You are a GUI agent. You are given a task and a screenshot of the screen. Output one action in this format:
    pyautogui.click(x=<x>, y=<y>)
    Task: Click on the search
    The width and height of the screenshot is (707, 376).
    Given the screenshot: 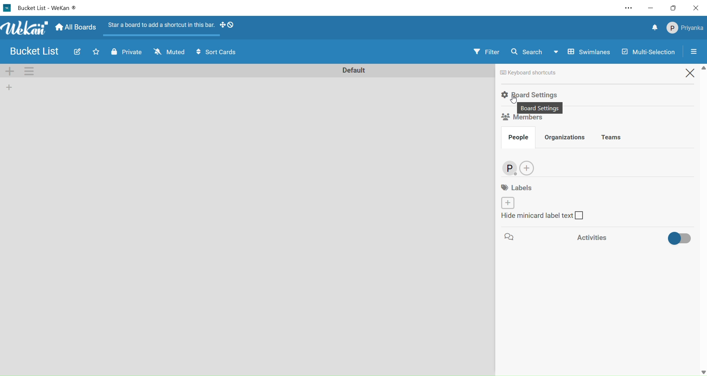 What is the action you would take?
    pyautogui.click(x=528, y=52)
    